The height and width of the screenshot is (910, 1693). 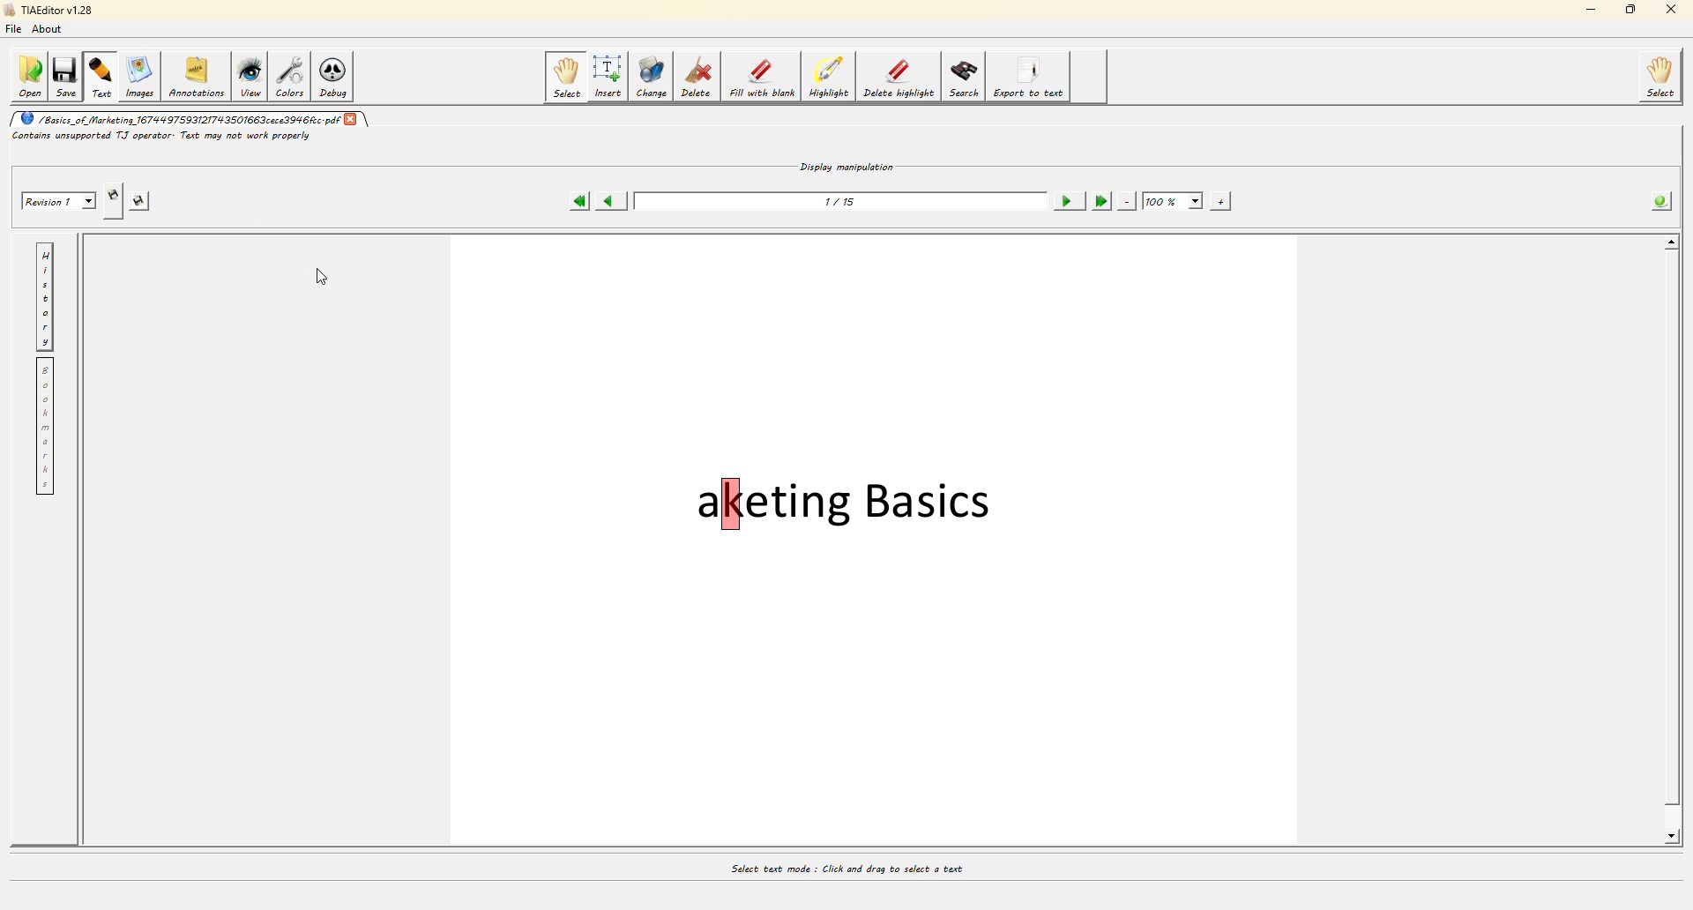 What do you see at coordinates (653, 76) in the screenshot?
I see `change` at bounding box center [653, 76].